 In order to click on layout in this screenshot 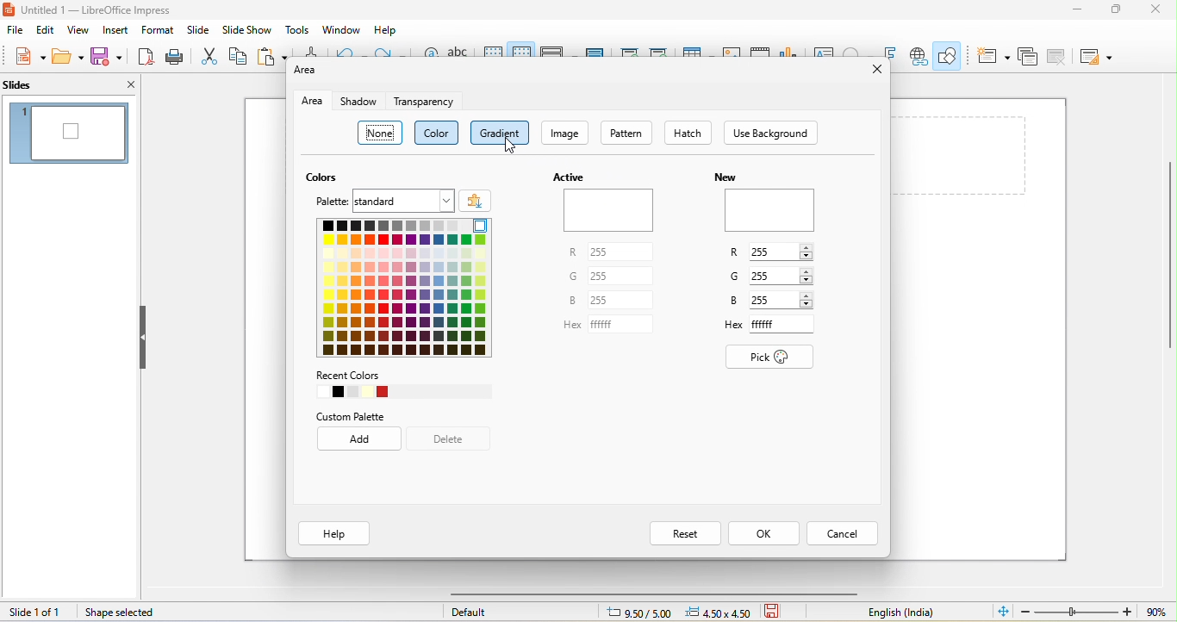, I will do `click(1097, 58)`.